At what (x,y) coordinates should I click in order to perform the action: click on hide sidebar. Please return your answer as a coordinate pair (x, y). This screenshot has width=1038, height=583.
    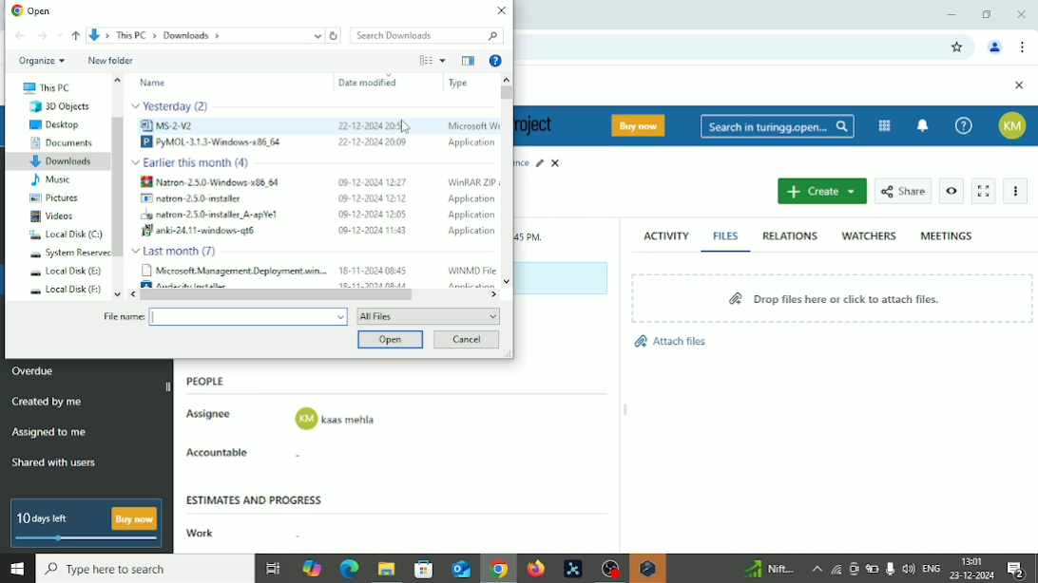
    Looking at the image, I should click on (169, 386).